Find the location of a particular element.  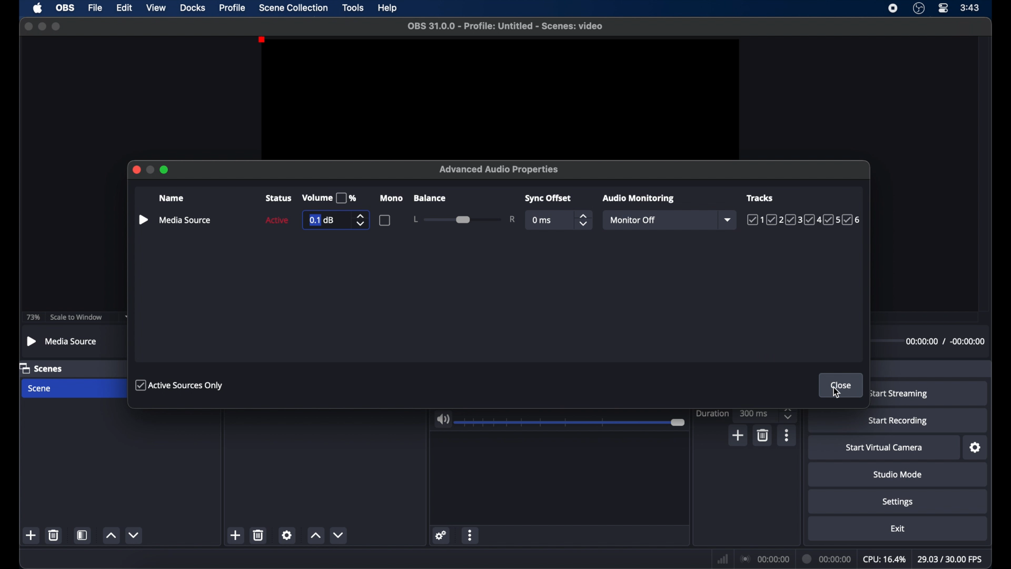

maximize is located at coordinates (165, 168).